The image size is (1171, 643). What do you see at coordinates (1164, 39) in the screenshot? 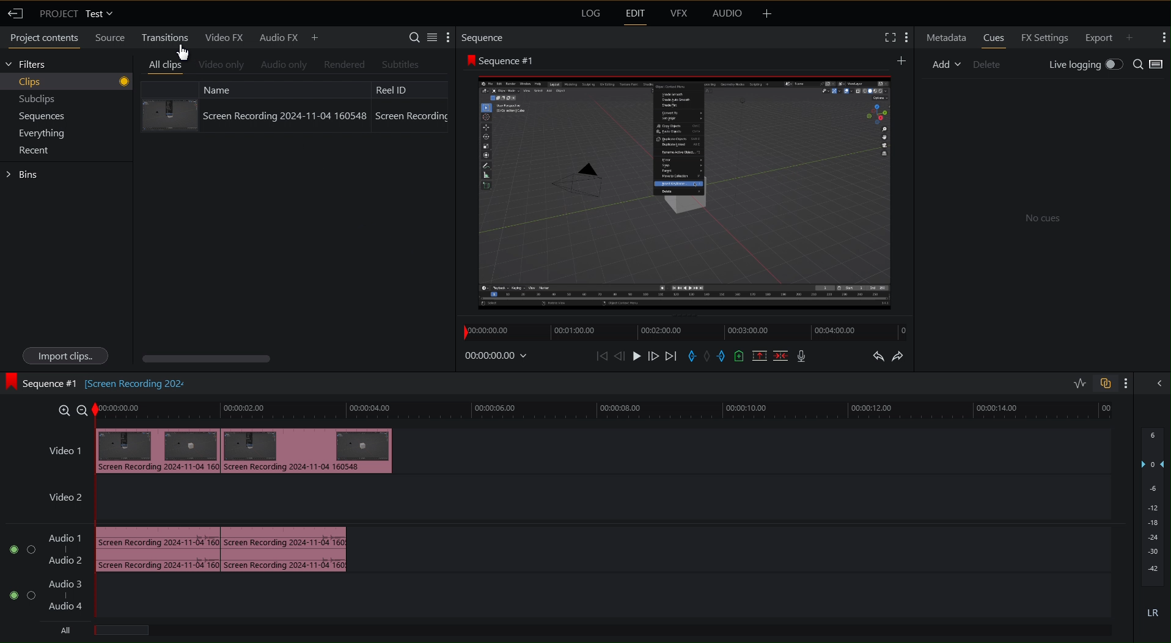
I see `More` at bounding box center [1164, 39].